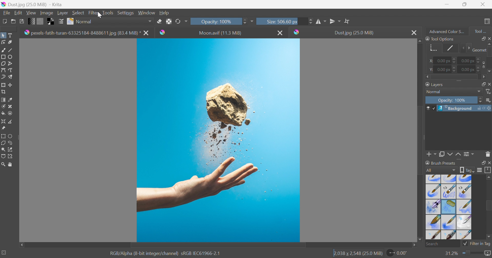 The image size is (492, 258). Describe the element at coordinates (448, 207) in the screenshot. I see `Types of brush` at that location.